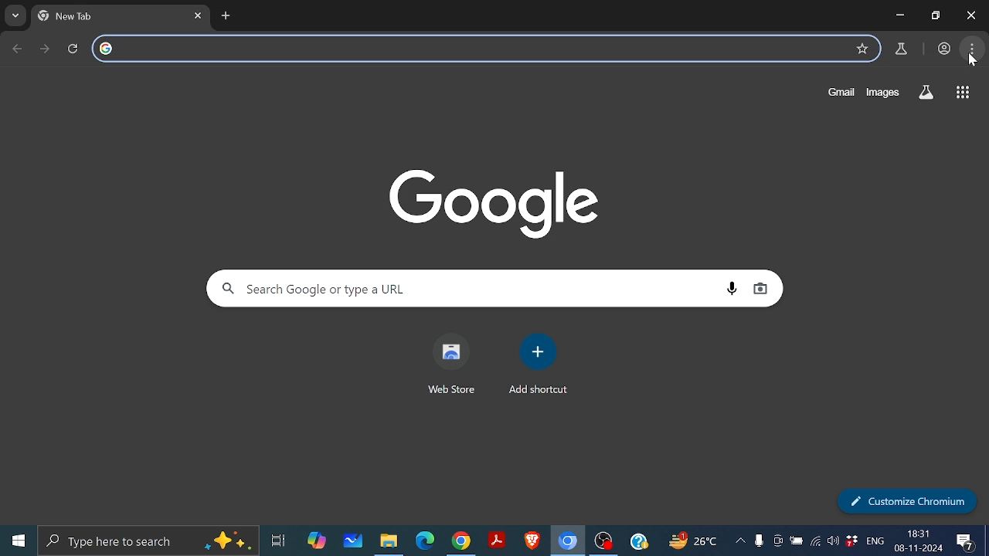 The height and width of the screenshot is (556, 989). Describe the element at coordinates (972, 60) in the screenshot. I see `cursor` at that location.